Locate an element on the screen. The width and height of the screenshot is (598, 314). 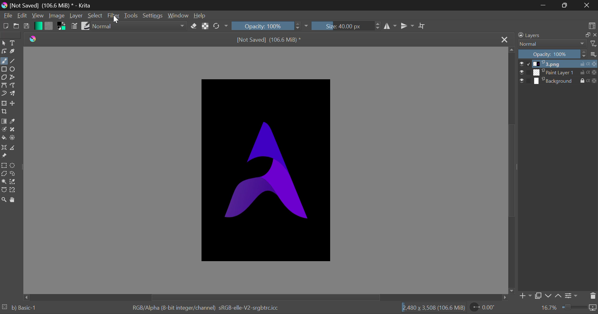
Close is located at coordinates (586, 5).